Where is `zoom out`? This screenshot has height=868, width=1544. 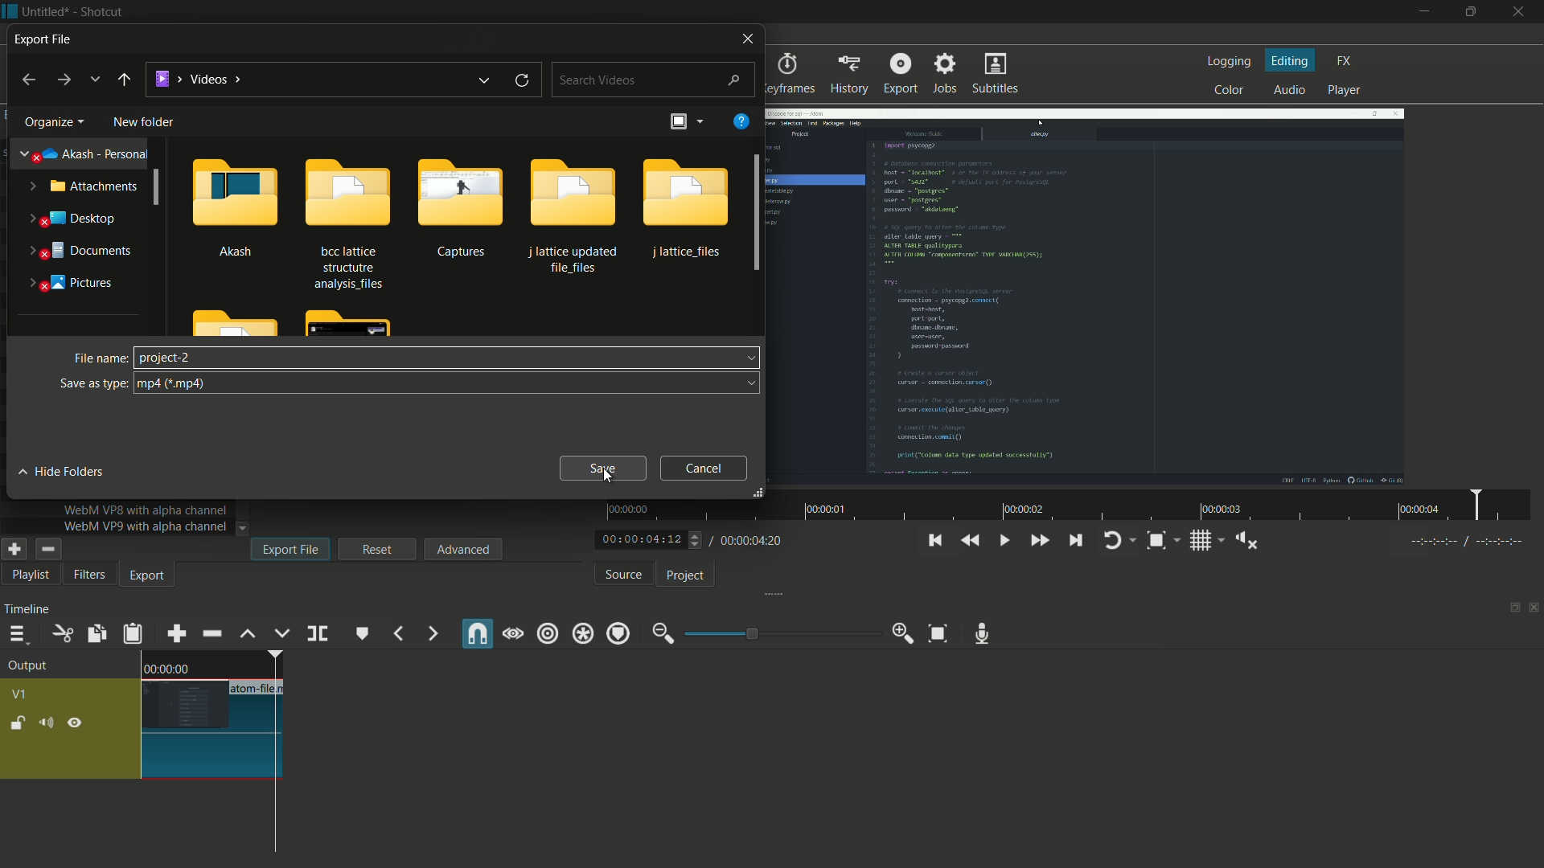
zoom out is located at coordinates (660, 634).